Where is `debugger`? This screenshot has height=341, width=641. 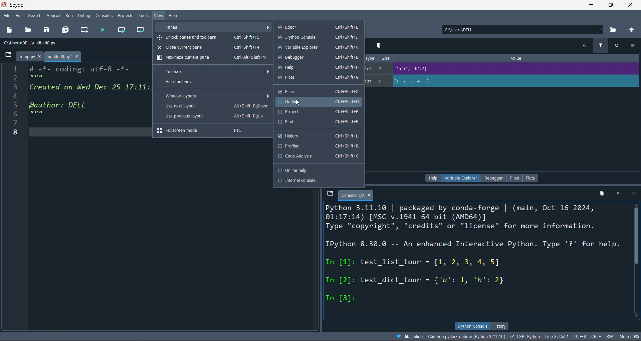
debugger is located at coordinates (494, 178).